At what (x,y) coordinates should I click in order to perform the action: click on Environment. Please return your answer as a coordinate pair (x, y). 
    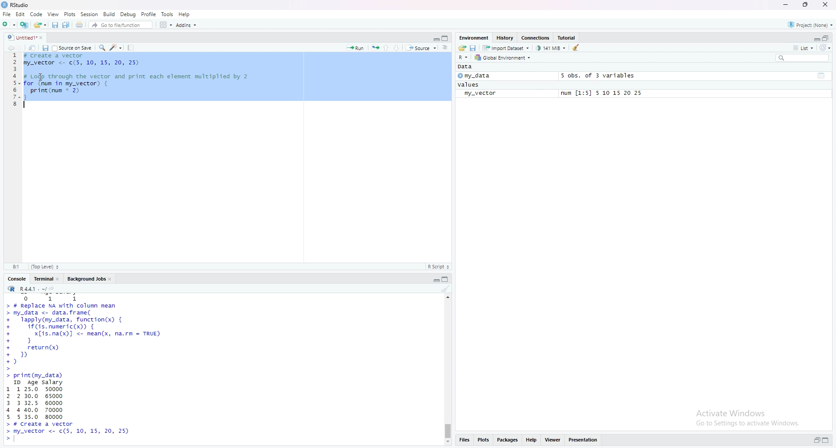
    Looking at the image, I should click on (474, 38).